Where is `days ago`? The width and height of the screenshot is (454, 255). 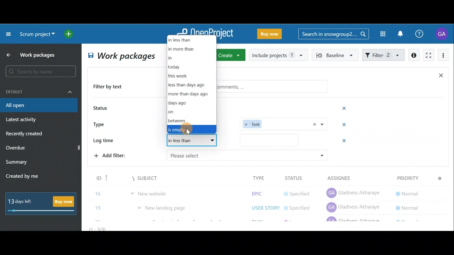
days ago is located at coordinates (190, 103).